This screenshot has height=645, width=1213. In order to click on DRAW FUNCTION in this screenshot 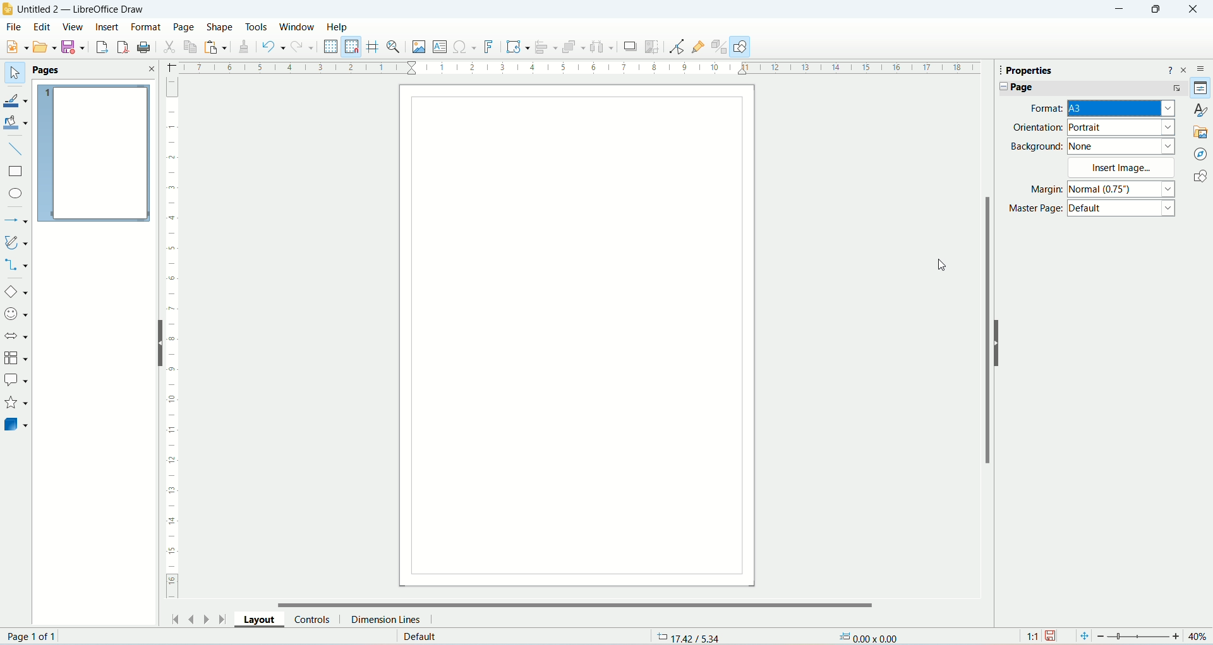, I will do `click(740, 47)`.